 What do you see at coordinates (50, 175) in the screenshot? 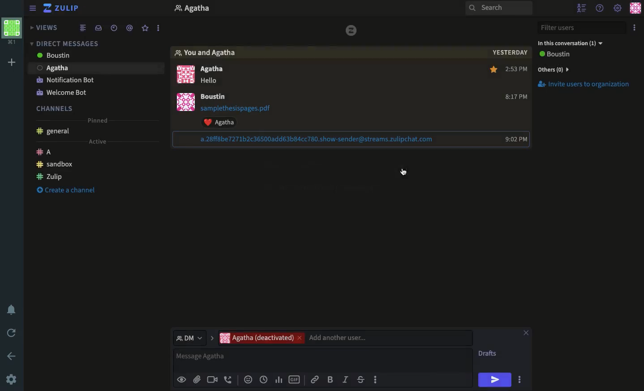
I see `Zulip` at bounding box center [50, 175].